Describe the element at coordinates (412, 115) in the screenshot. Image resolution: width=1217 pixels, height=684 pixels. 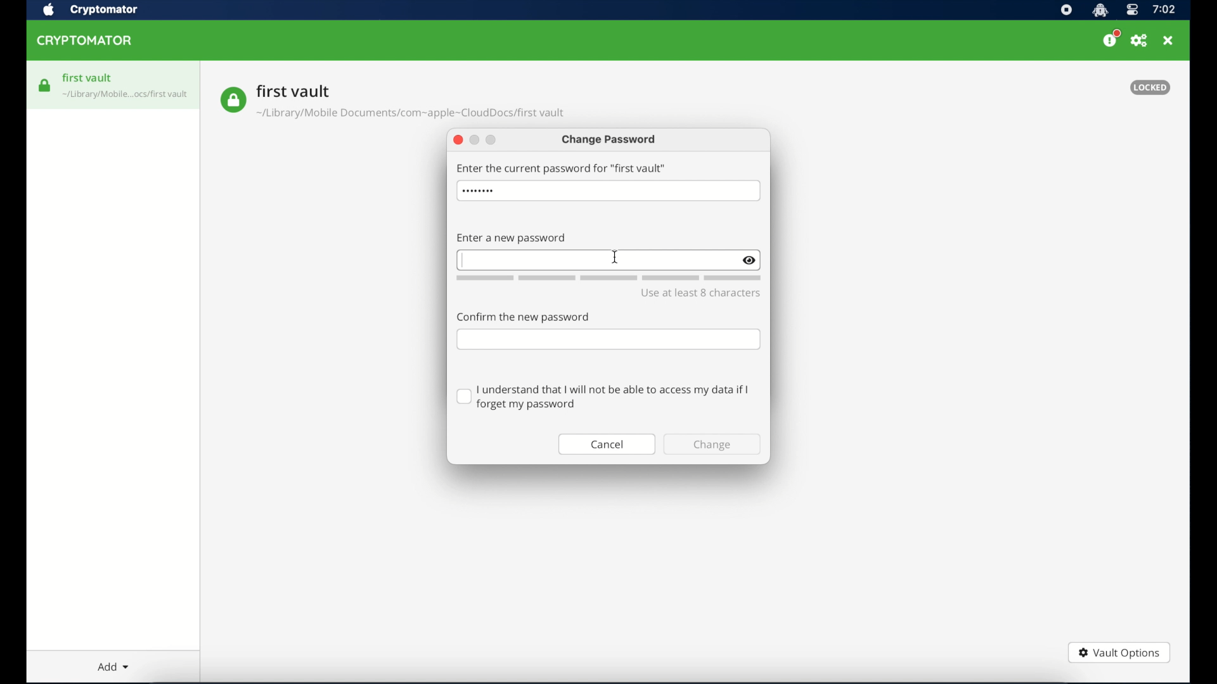
I see `vault location` at that location.